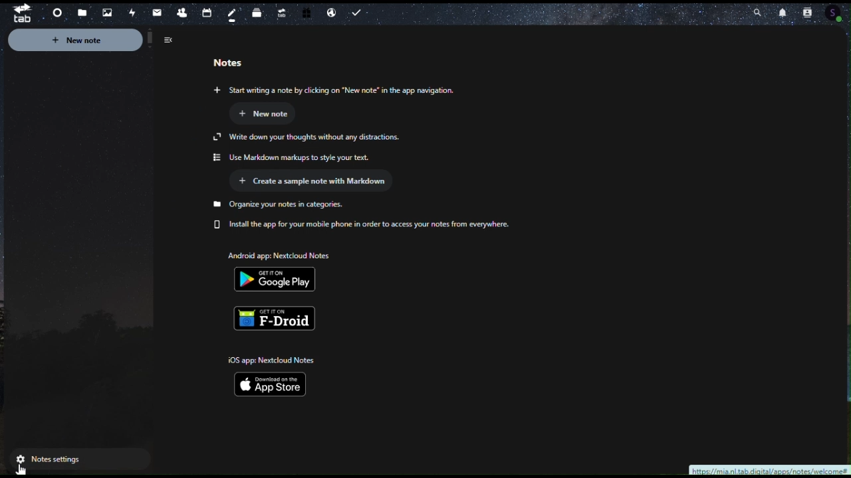 Image resolution: width=851 pixels, height=478 pixels. I want to click on Dashboard, so click(55, 14).